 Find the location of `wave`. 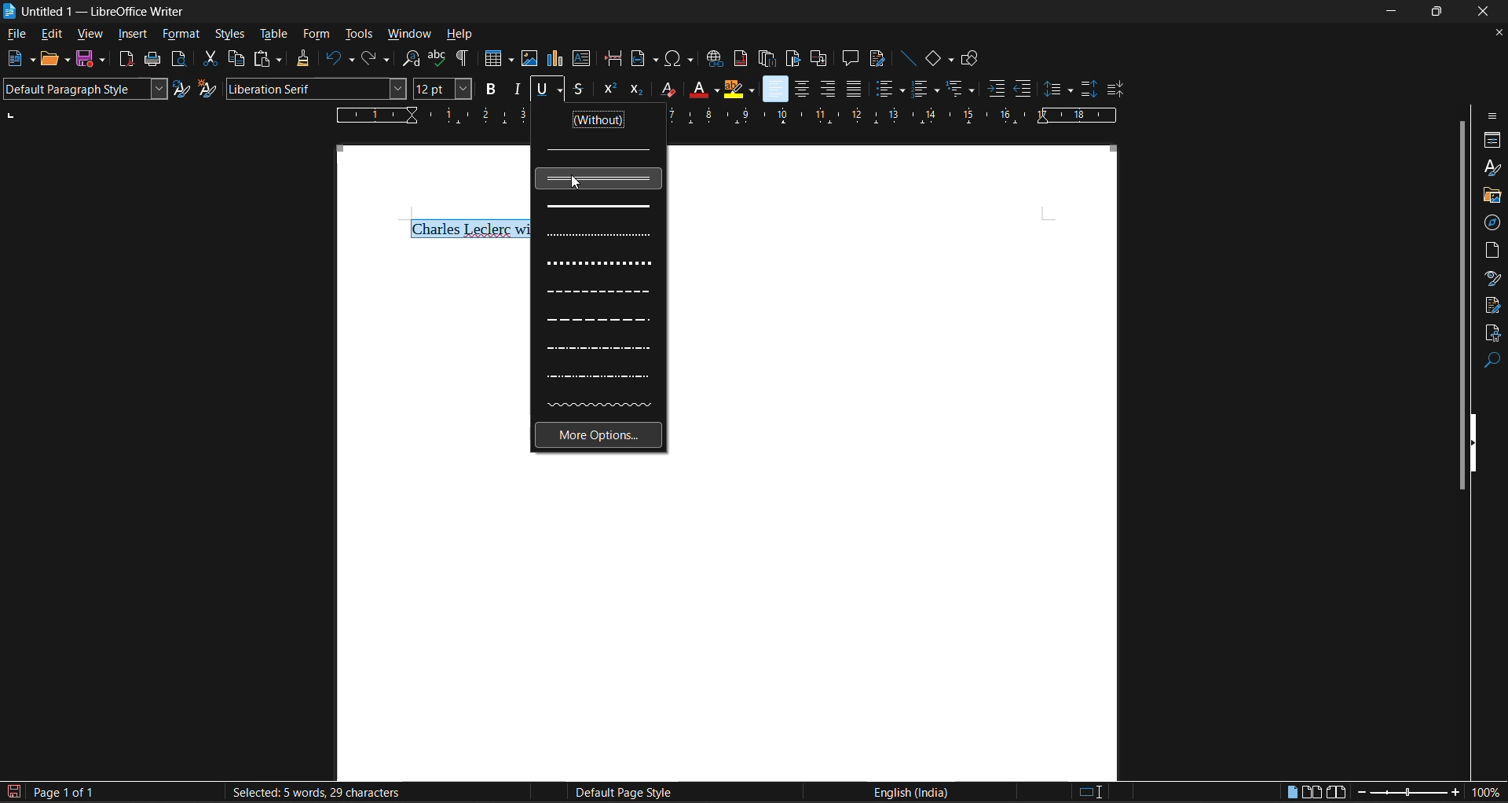

wave is located at coordinates (602, 403).